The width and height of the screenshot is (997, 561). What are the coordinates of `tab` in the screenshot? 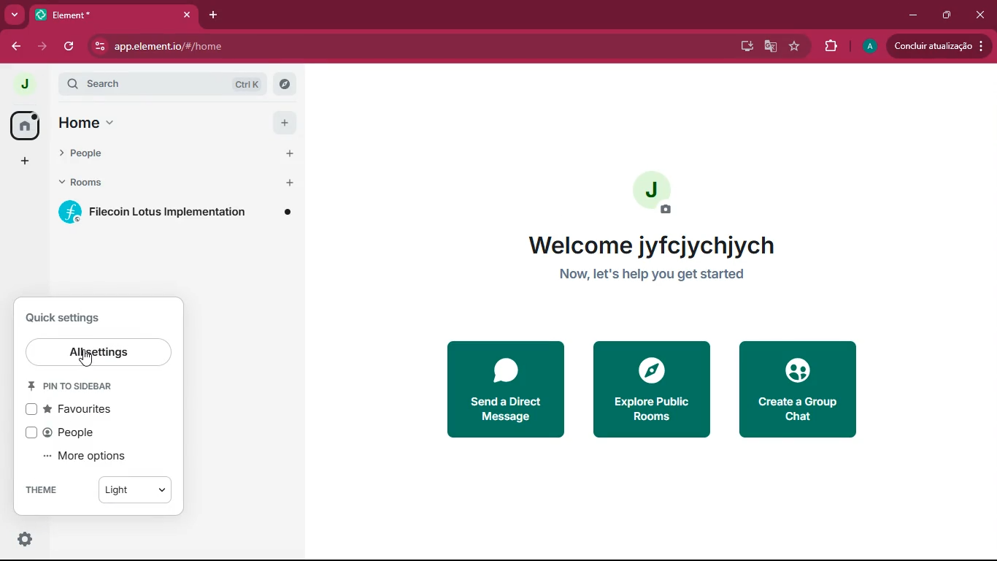 It's located at (93, 15).